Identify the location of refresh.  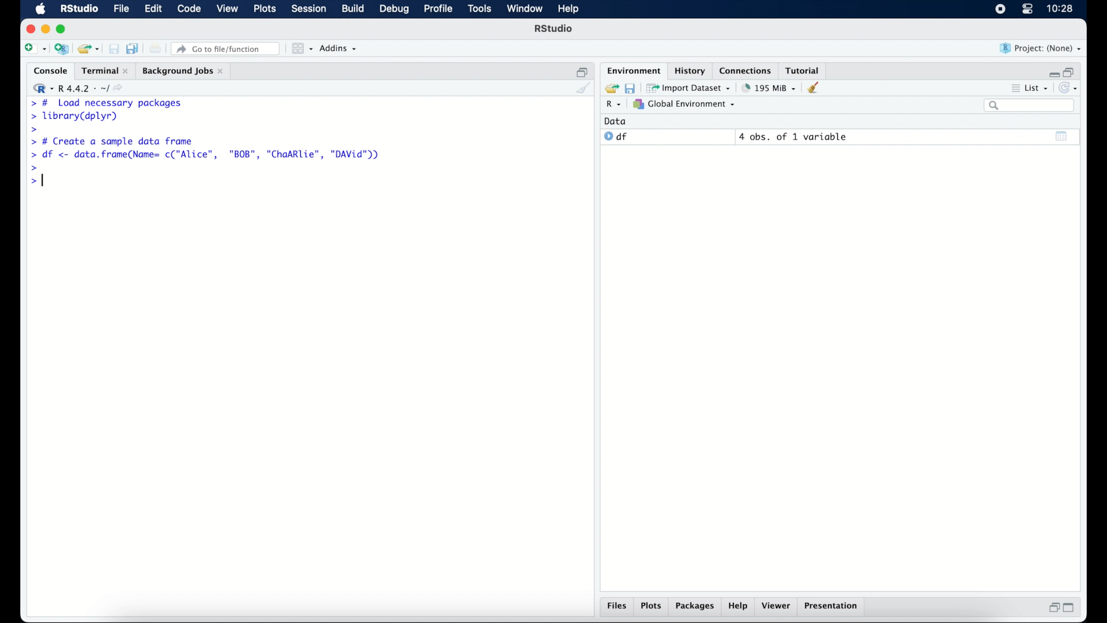
(1070, 89).